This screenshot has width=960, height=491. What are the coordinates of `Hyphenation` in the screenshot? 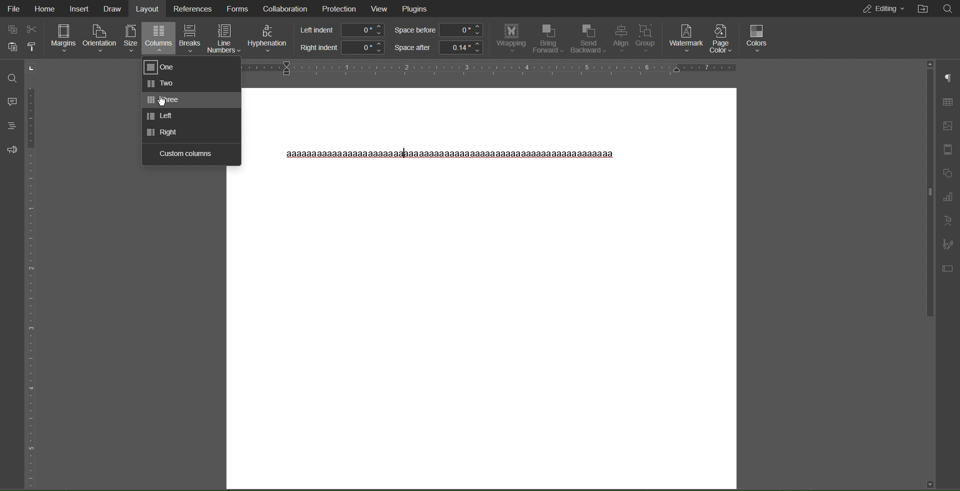 It's located at (268, 39).